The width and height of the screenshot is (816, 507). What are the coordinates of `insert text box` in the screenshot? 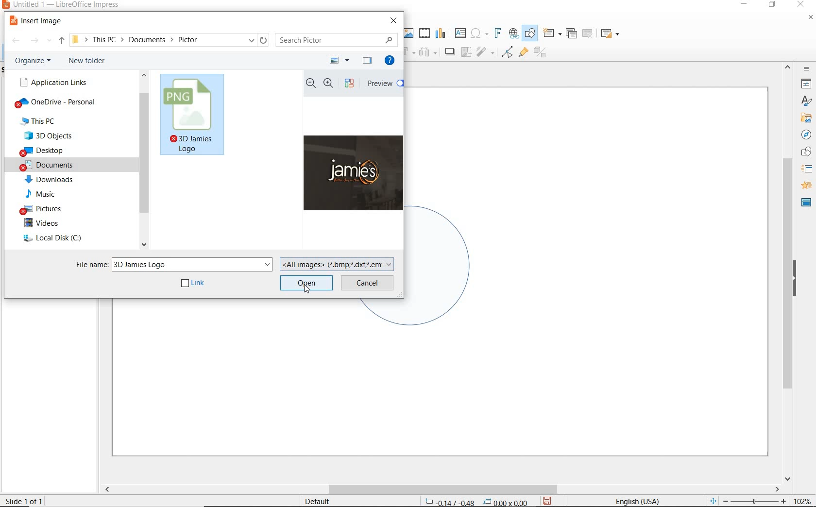 It's located at (460, 33).